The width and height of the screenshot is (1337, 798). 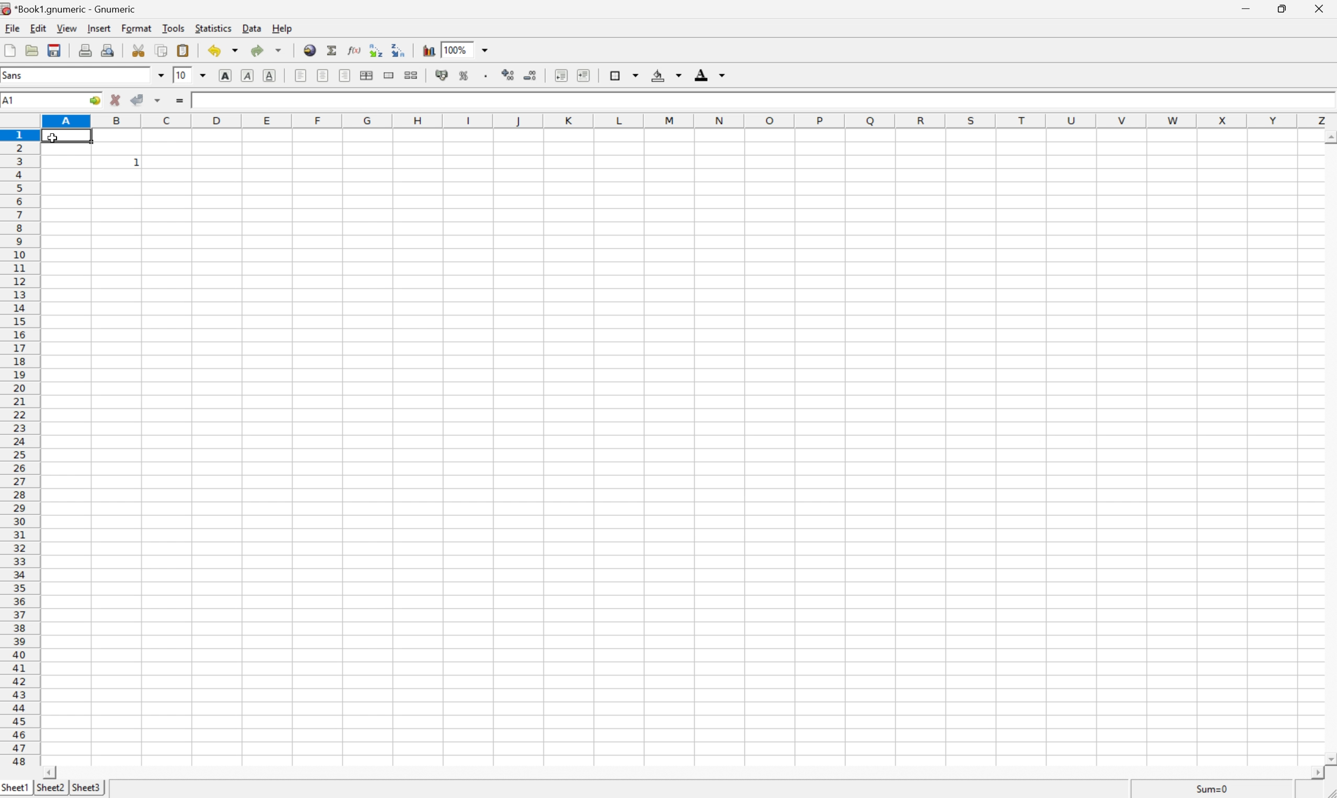 I want to click on go to, so click(x=95, y=101).